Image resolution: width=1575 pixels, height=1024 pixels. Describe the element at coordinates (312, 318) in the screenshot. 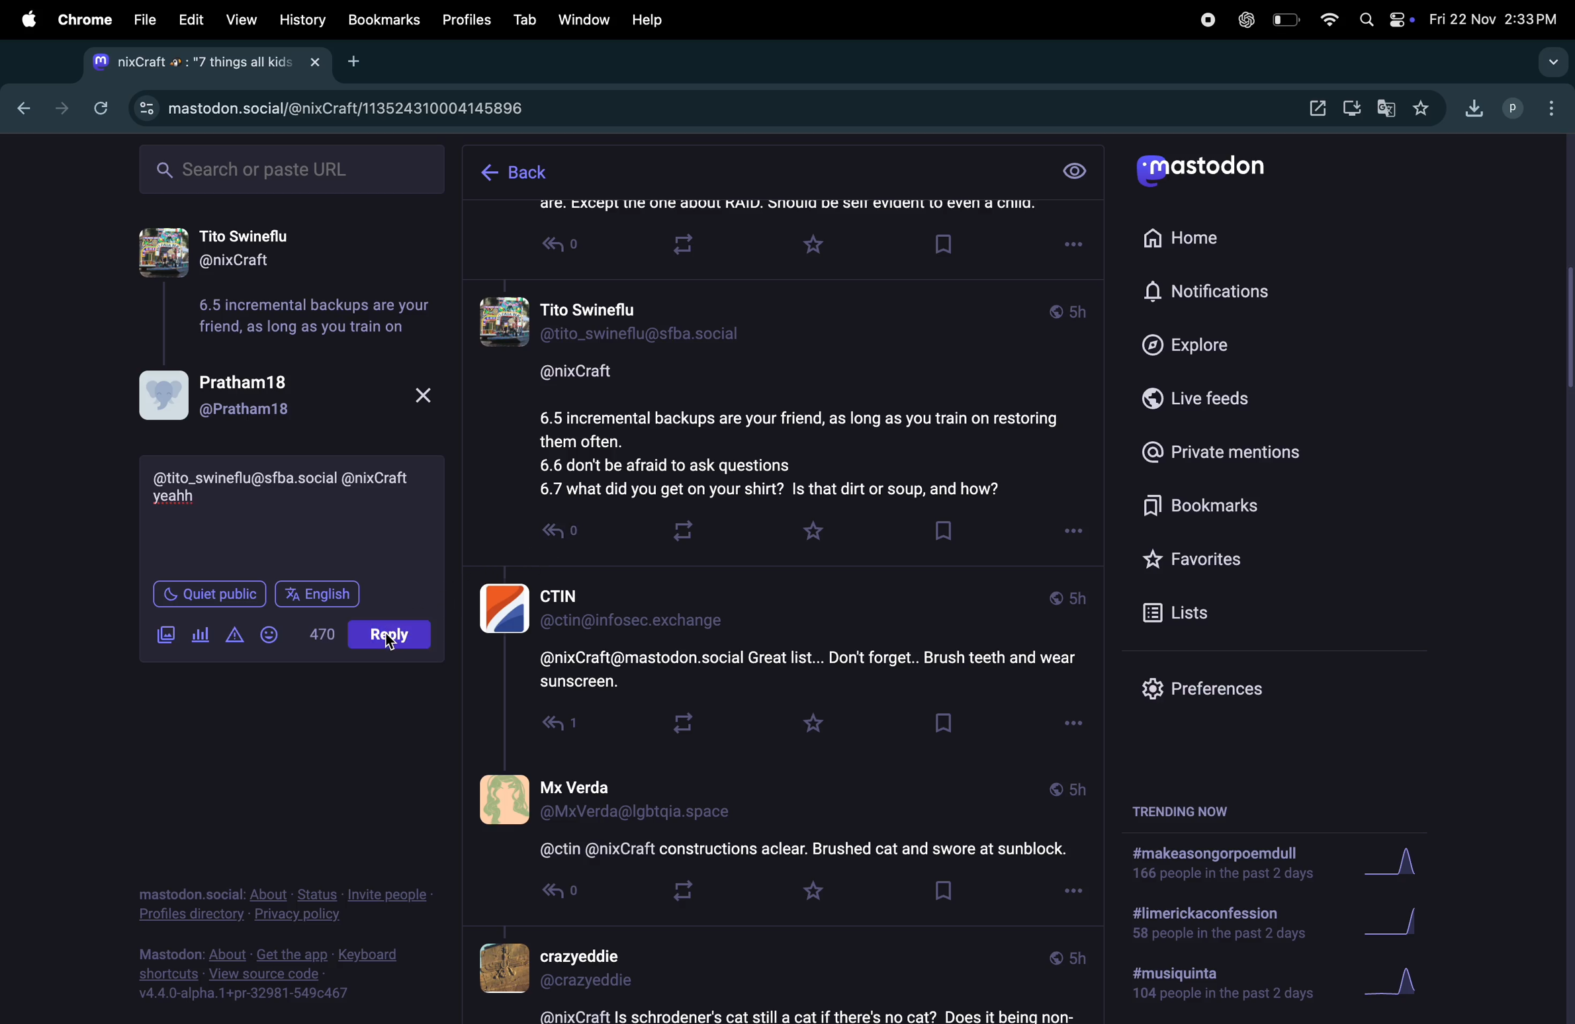

I see `6.5 incremental backups are your
friend, as long as you train on` at that location.